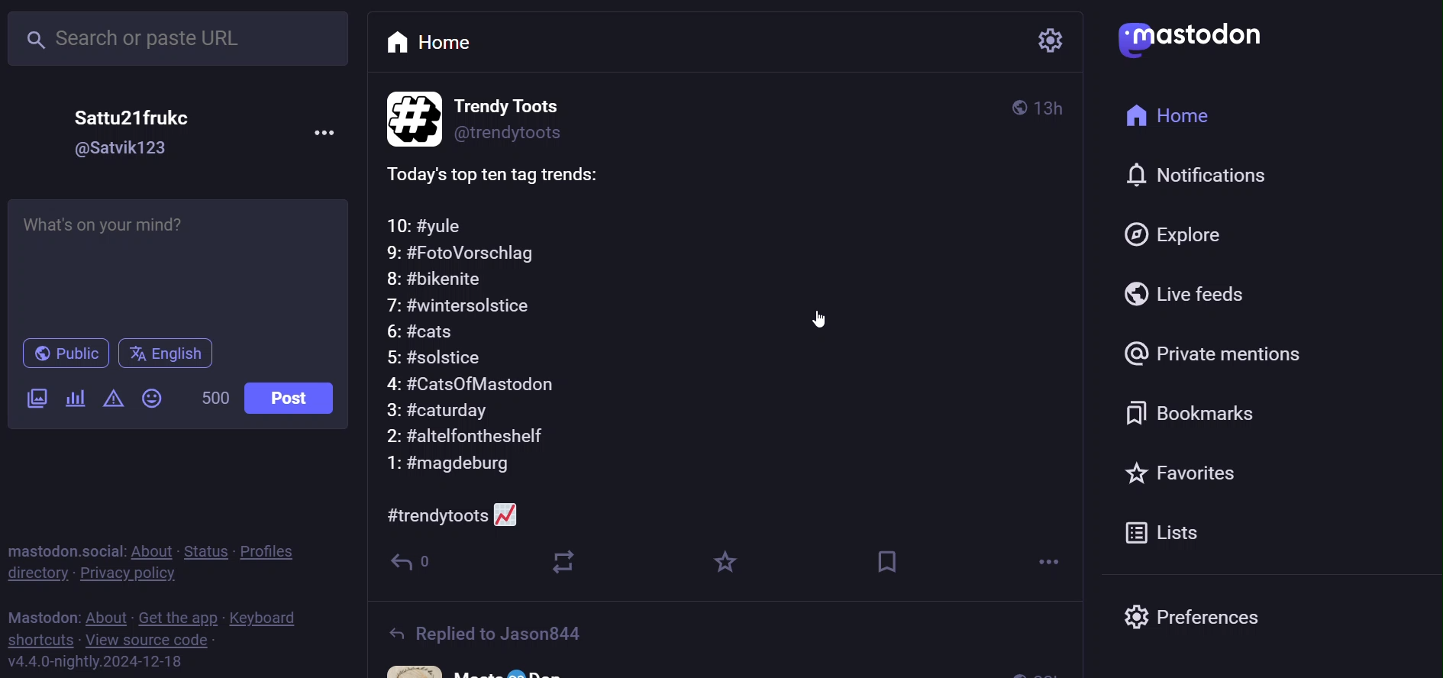  Describe the element at coordinates (113, 398) in the screenshot. I see `content warning` at that location.